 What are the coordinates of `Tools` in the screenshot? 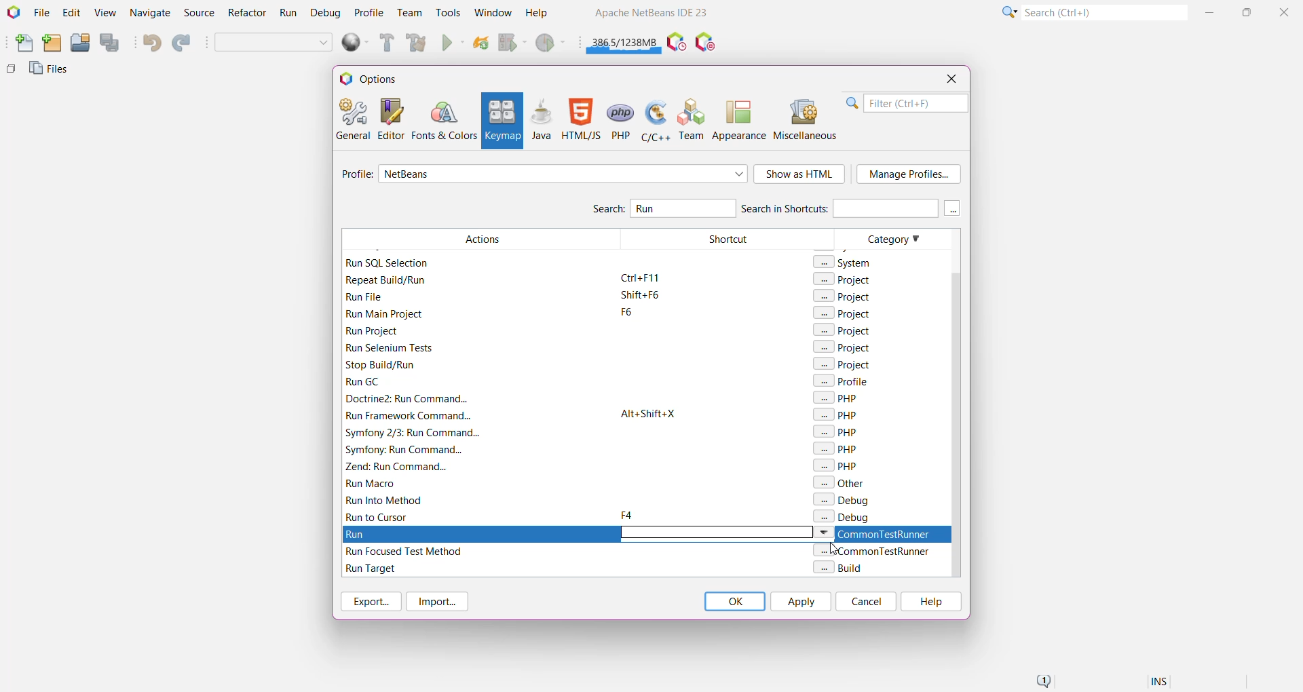 It's located at (449, 12).